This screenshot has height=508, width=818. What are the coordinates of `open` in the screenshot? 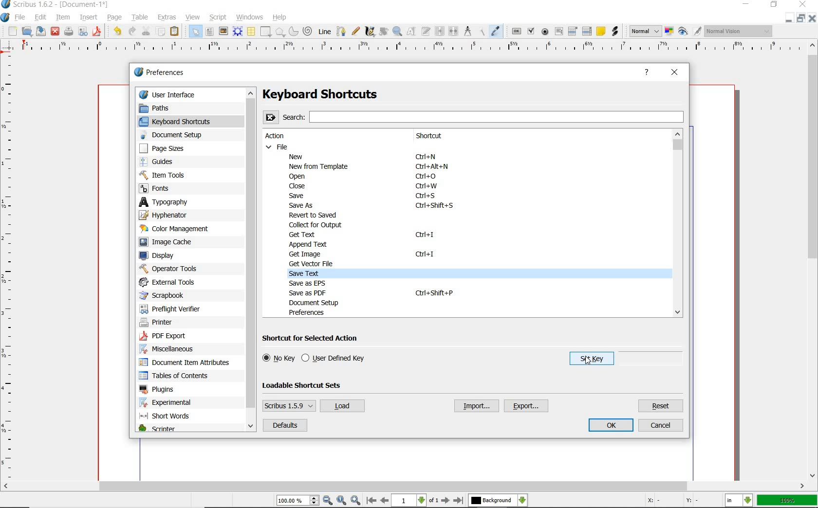 It's located at (300, 177).